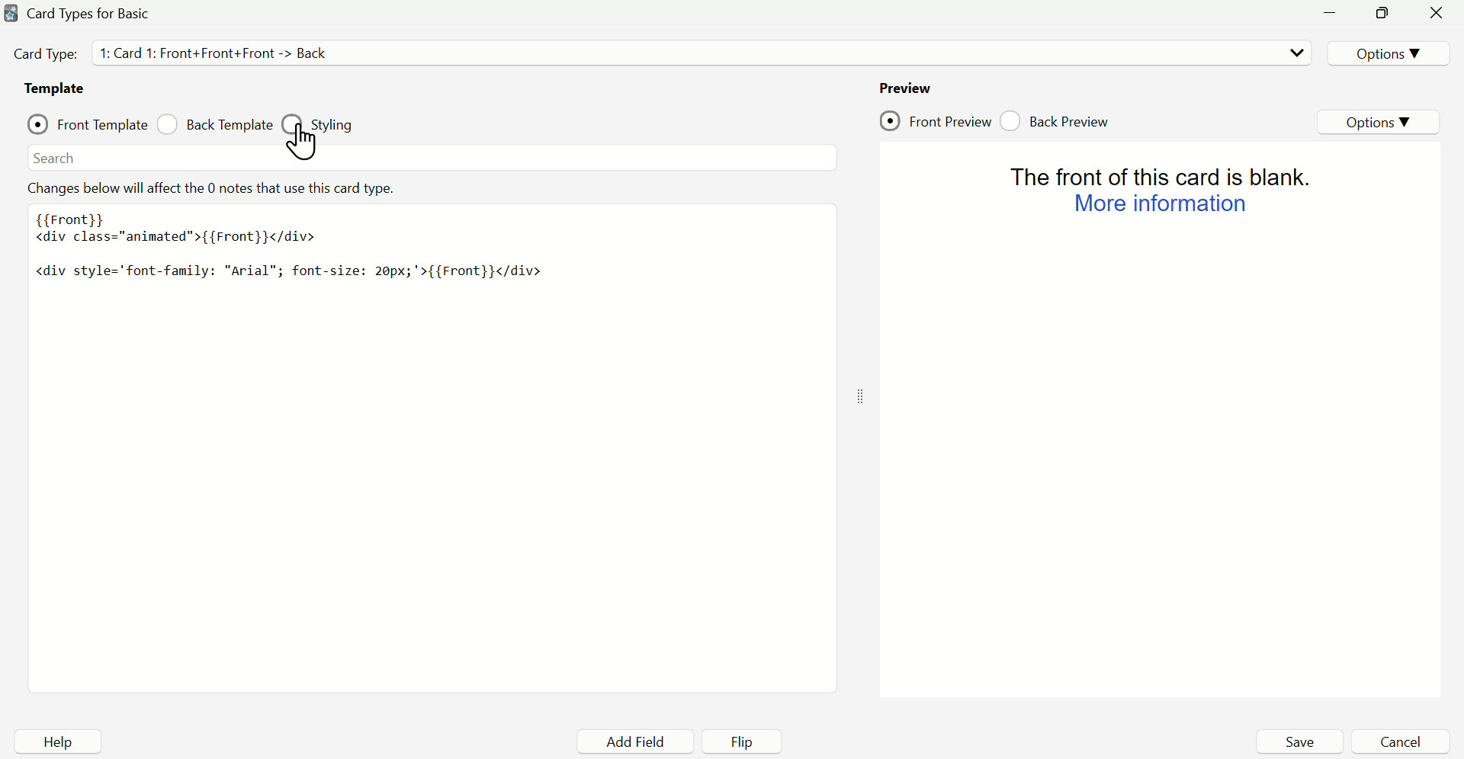  I want to click on Back Template, so click(214, 126).